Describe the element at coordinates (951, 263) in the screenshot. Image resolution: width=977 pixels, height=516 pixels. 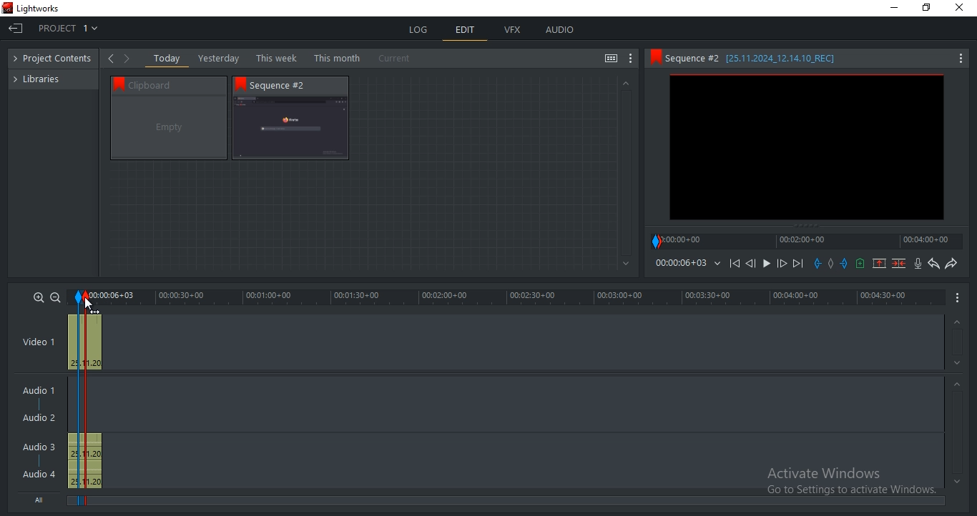
I see `redo` at that location.